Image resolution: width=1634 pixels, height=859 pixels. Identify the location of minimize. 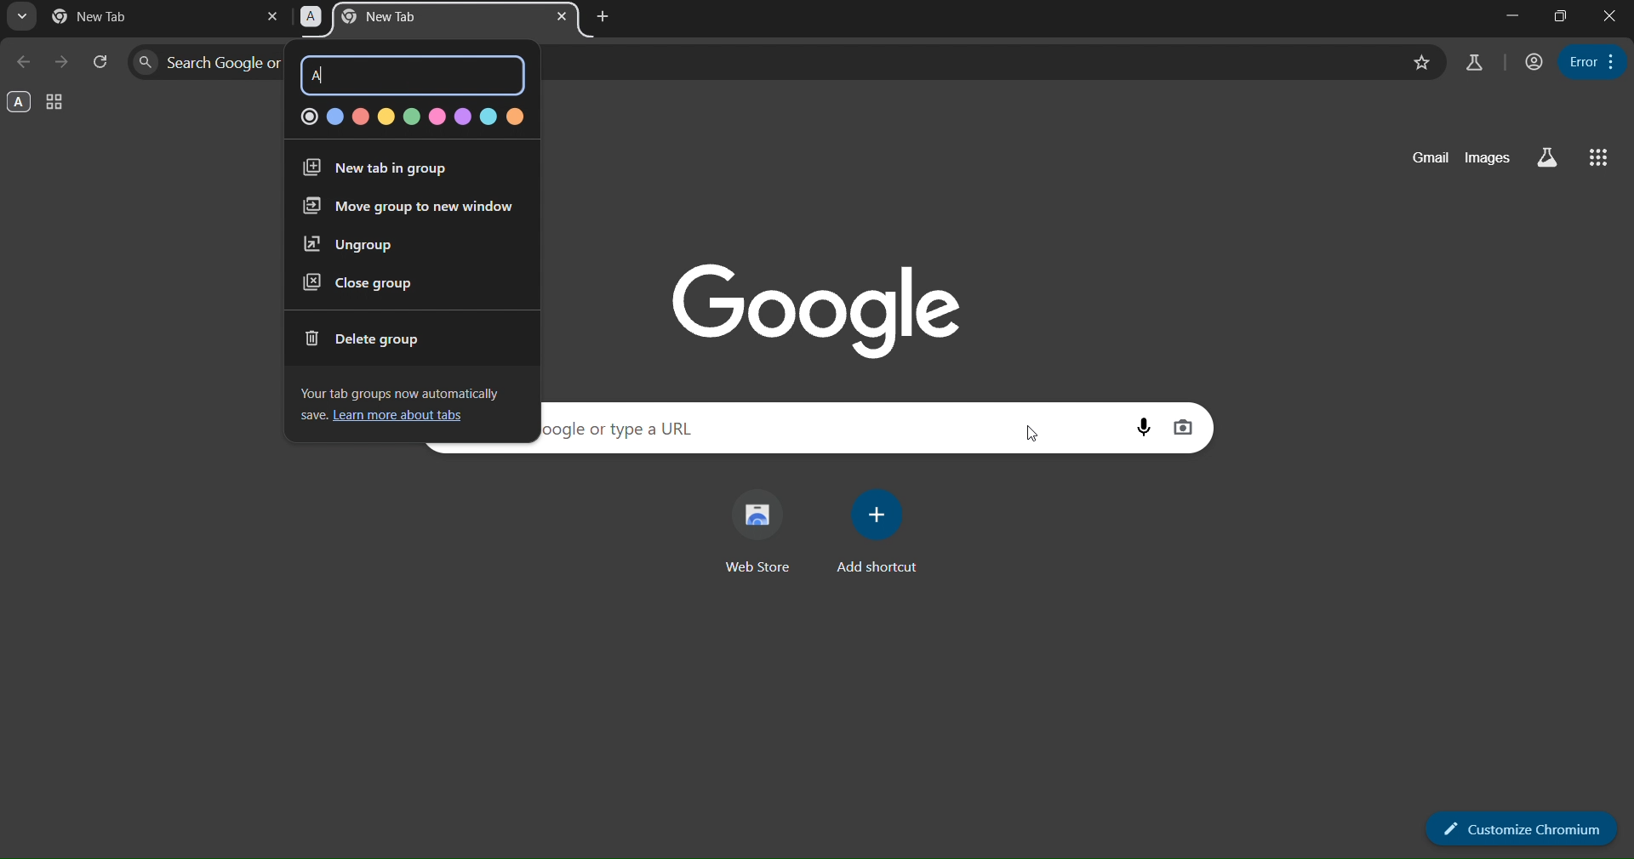
(1513, 15).